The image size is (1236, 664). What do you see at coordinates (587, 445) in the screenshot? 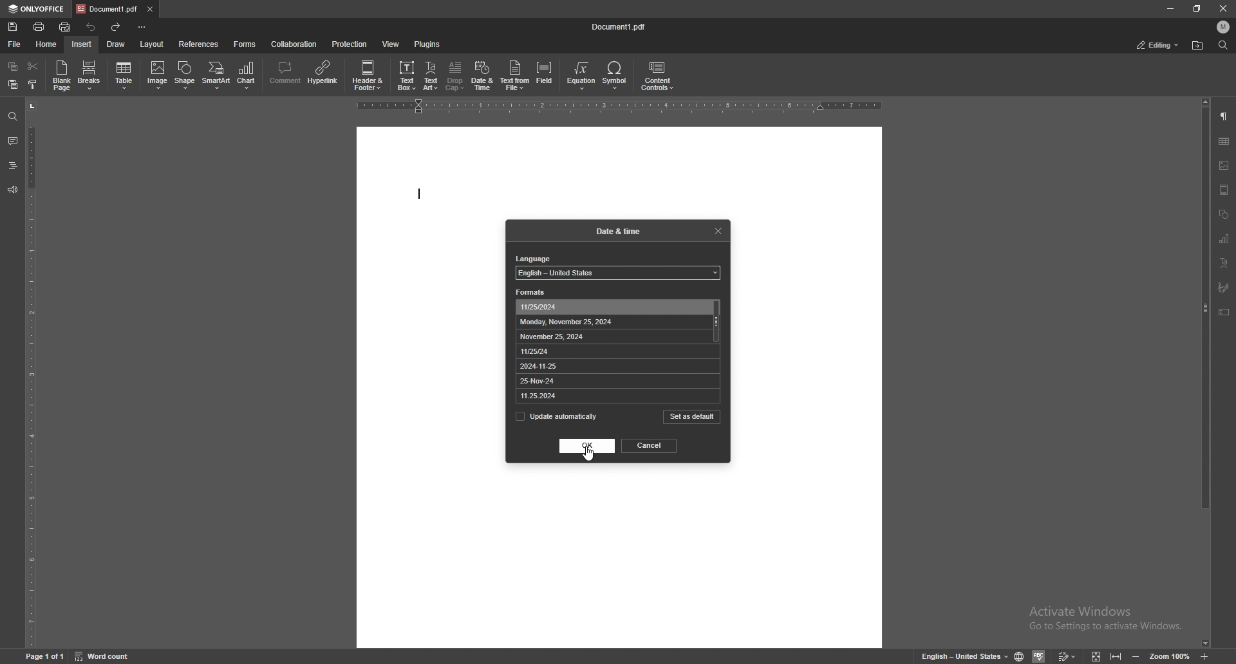
I see `ok` at bounding box center [587, 445].